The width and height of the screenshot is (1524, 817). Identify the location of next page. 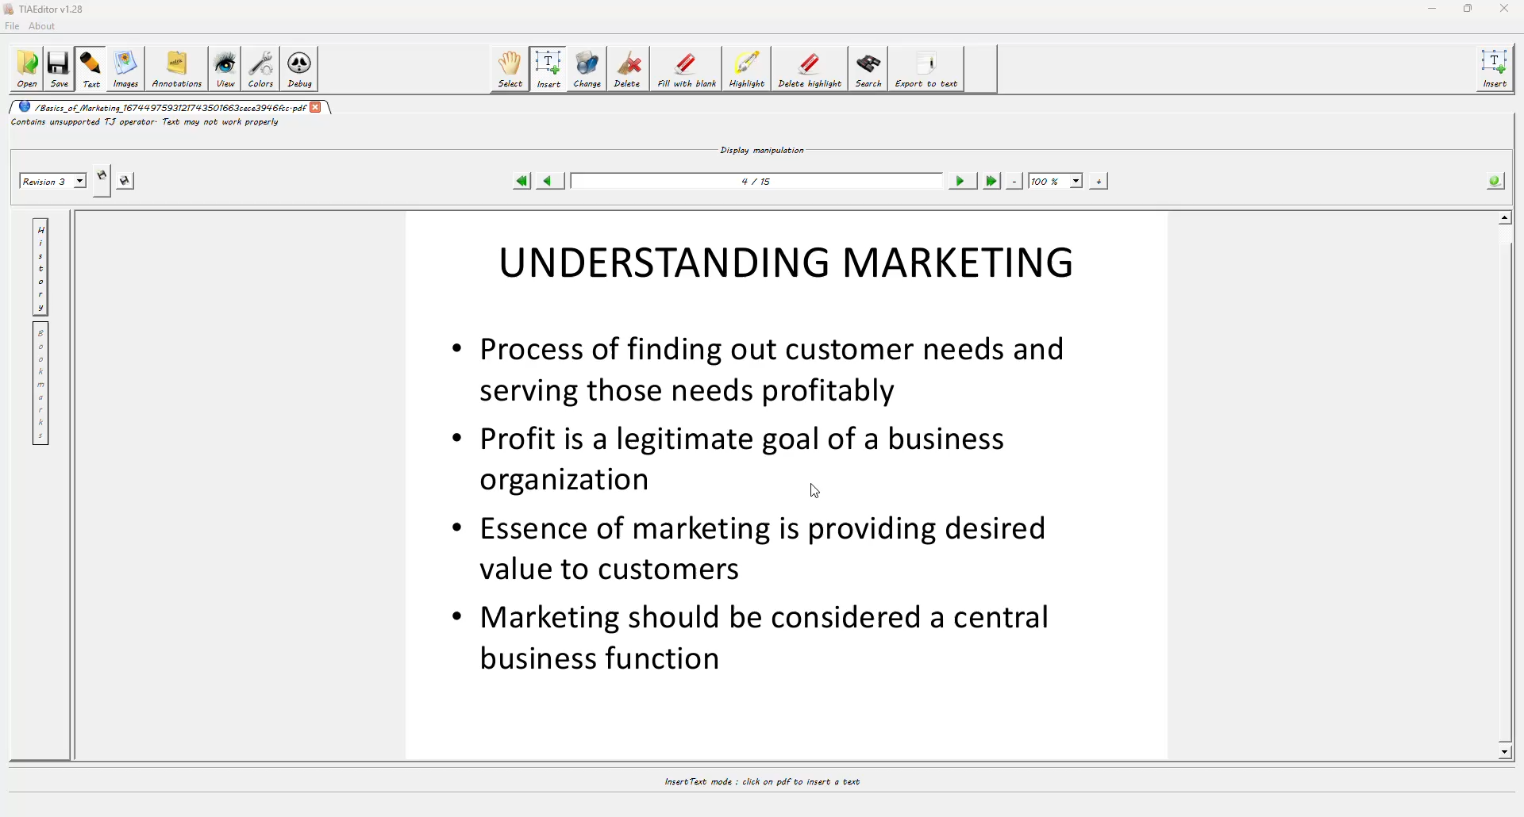
(963, 182).